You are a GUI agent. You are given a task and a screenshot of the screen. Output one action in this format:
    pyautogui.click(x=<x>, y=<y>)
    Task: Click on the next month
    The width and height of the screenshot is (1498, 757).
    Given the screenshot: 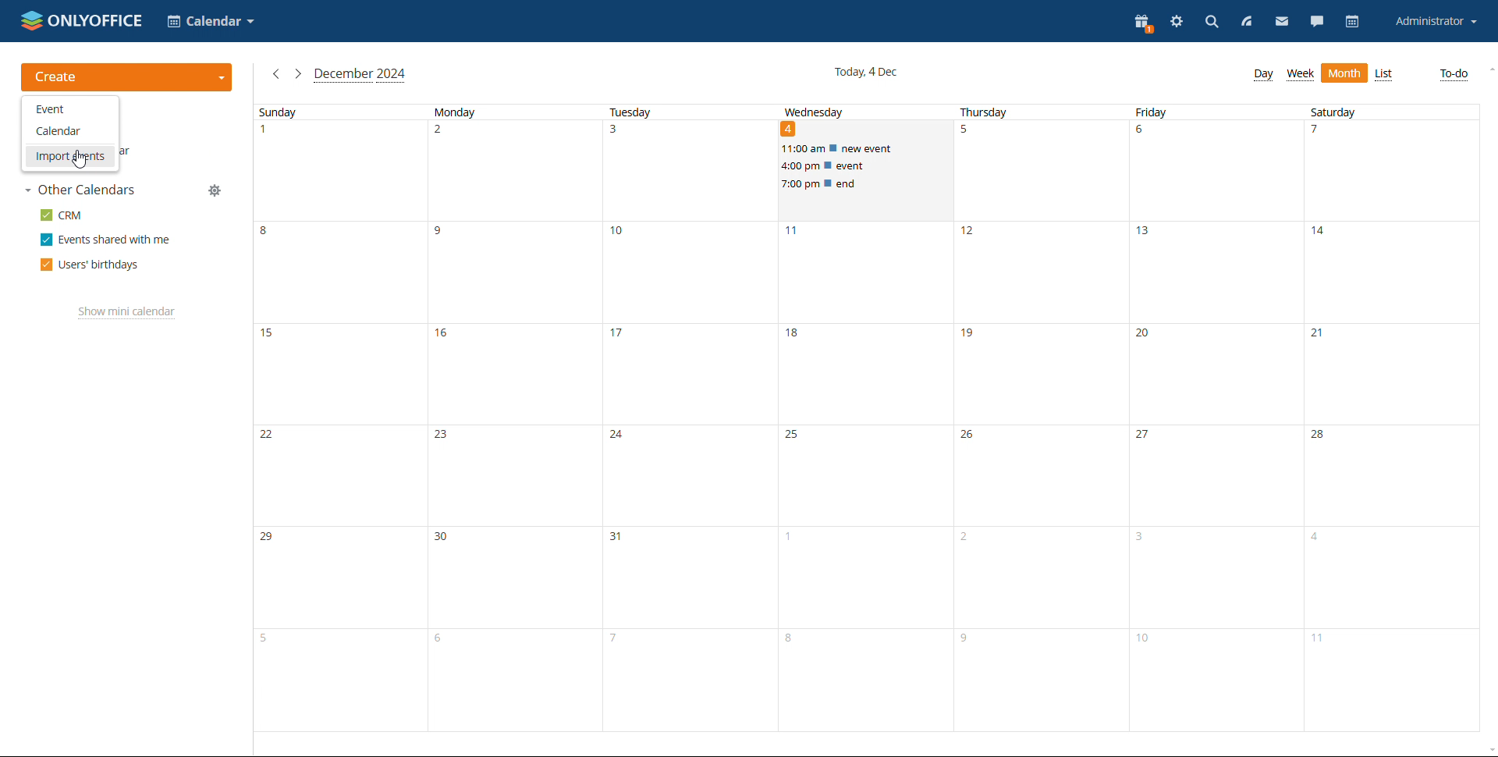 What is the action you would take?
    pyautogui.click(x=297, y=76)
    